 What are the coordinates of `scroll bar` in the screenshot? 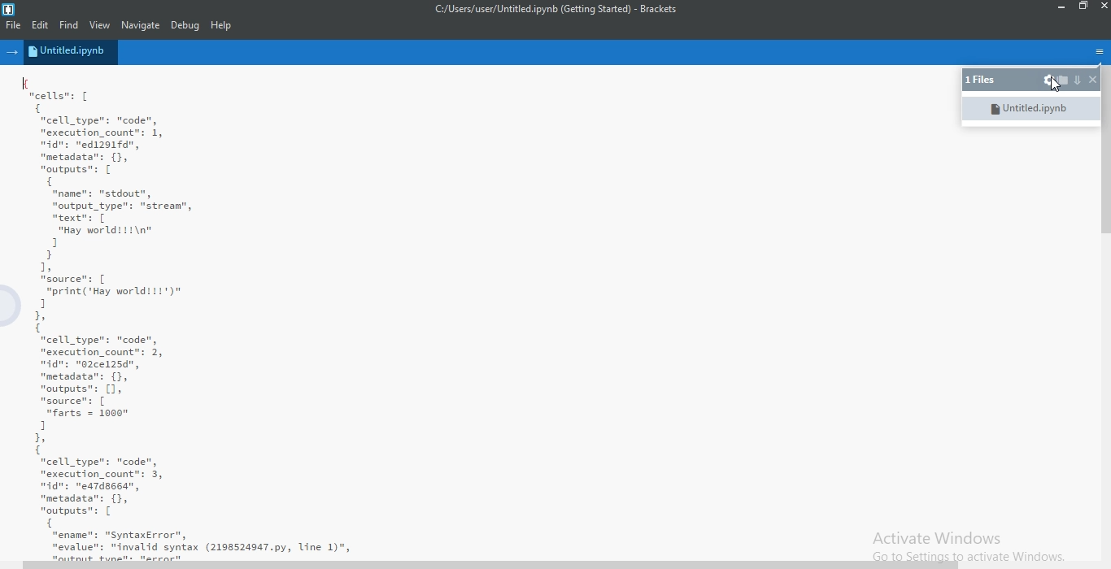 It's located at (492, 565).